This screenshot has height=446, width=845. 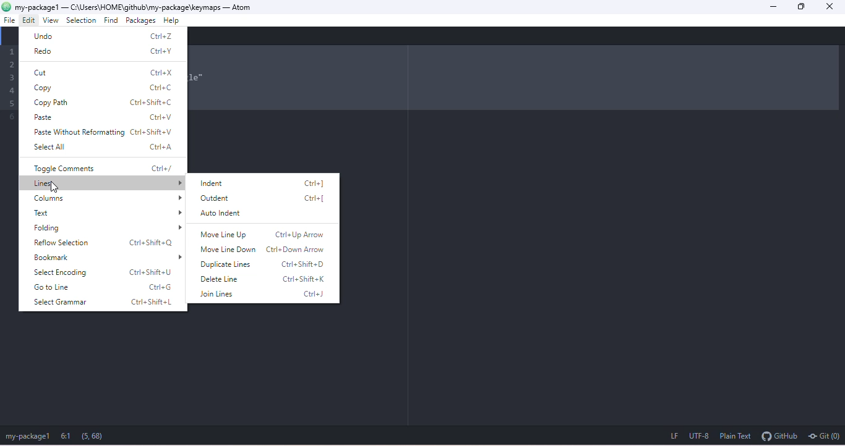 I want to click on atom logo, so click(x=7, y=7).